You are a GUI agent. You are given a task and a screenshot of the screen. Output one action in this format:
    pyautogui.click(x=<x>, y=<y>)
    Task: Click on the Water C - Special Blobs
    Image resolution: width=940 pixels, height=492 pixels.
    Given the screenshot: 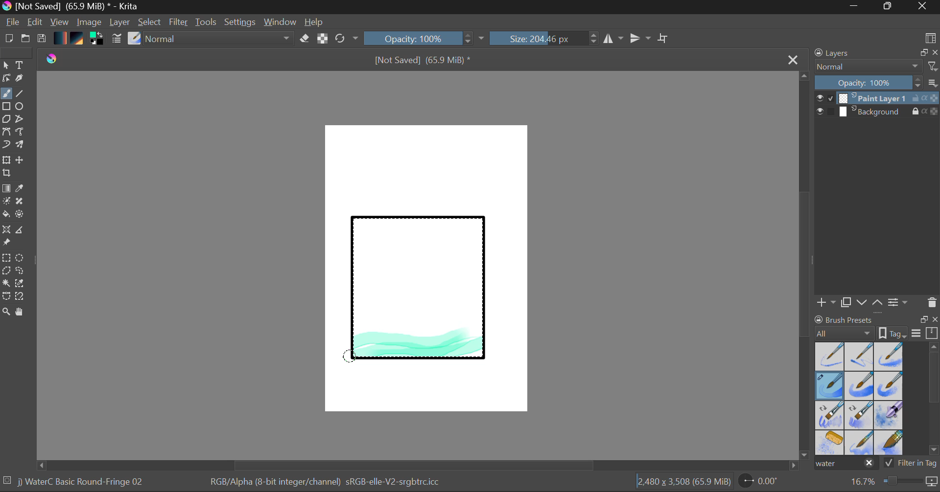 What is the action you would take?
    pyautogui.click(x=889, y=416)
    